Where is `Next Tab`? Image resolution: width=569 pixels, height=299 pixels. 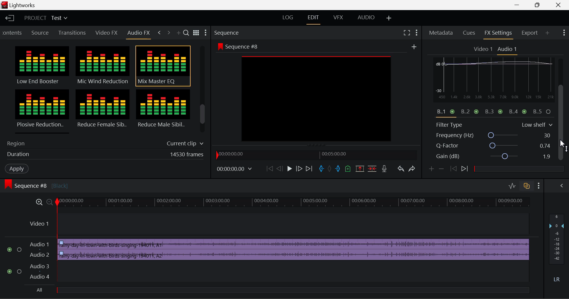 Next Tab is located at coordinates (168, 32).